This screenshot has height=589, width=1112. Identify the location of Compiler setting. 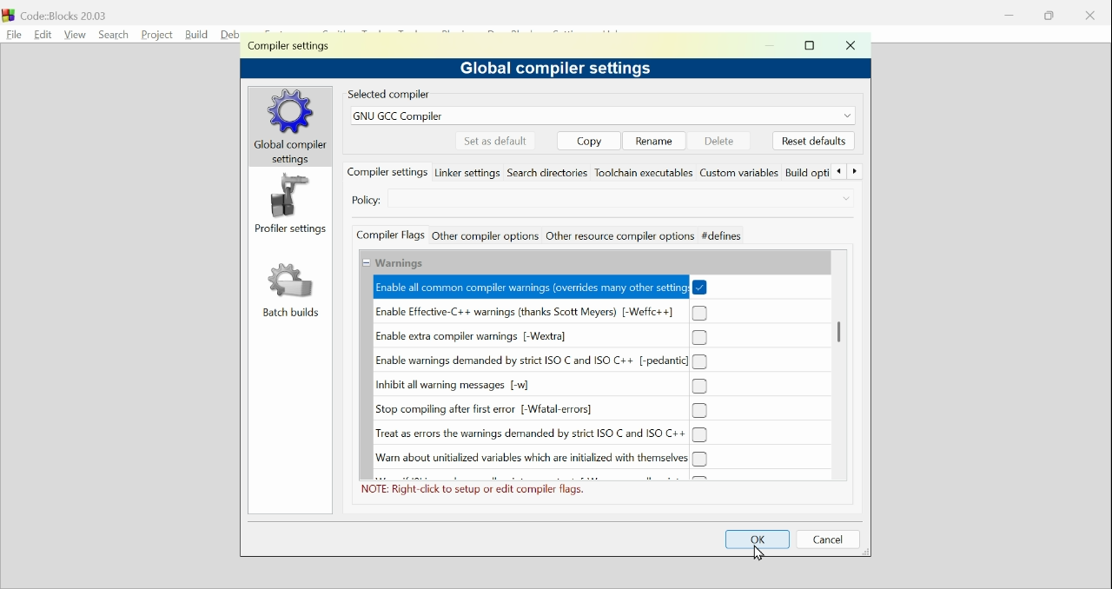
(294, 47).